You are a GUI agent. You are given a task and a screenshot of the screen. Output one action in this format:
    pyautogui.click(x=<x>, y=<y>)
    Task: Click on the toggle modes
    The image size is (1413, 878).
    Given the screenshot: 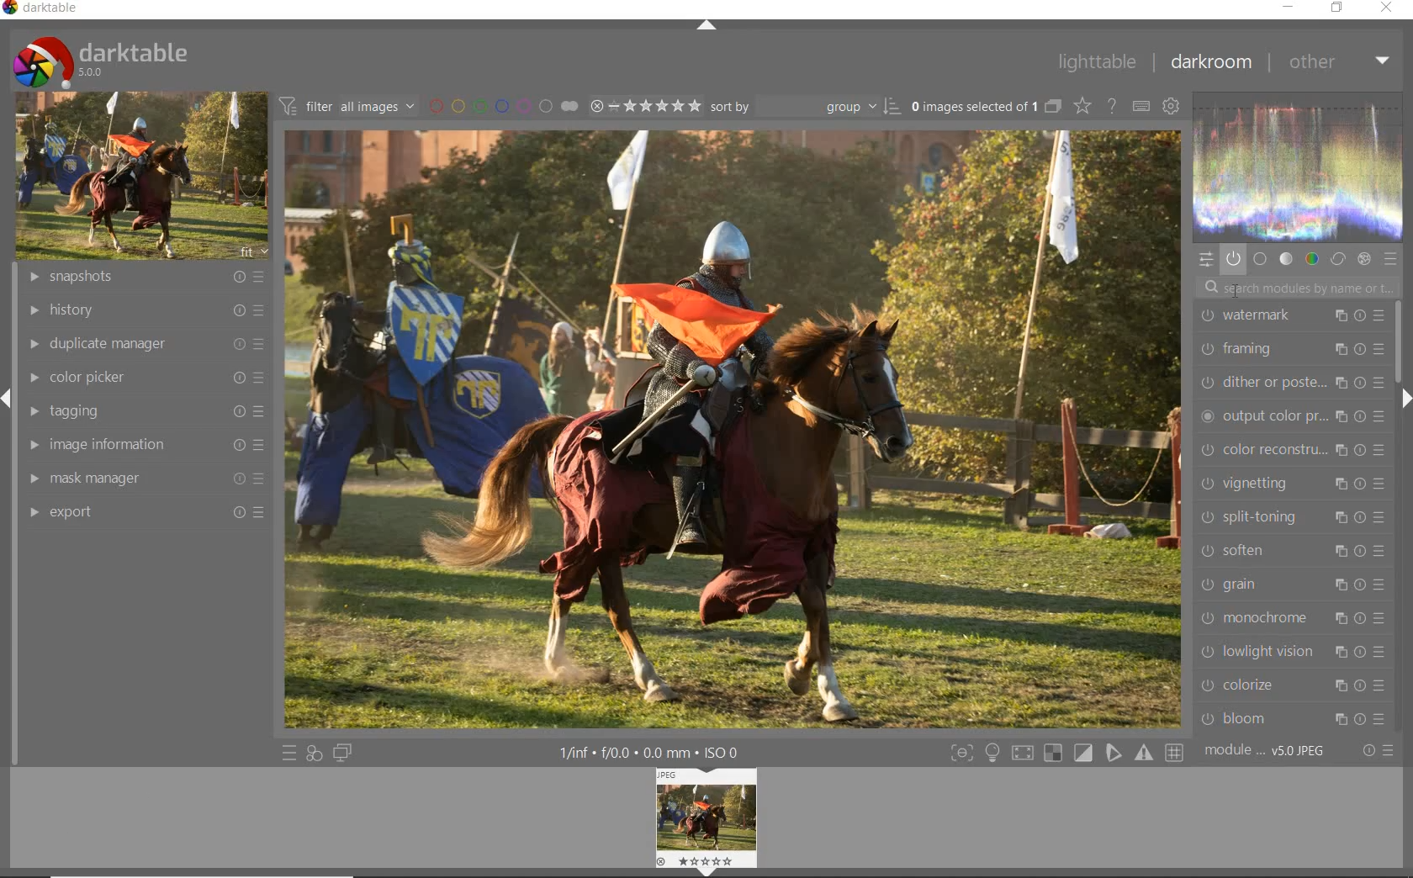 What is the action you would take?
    pyautogui.click(x=1063, y=753)
    